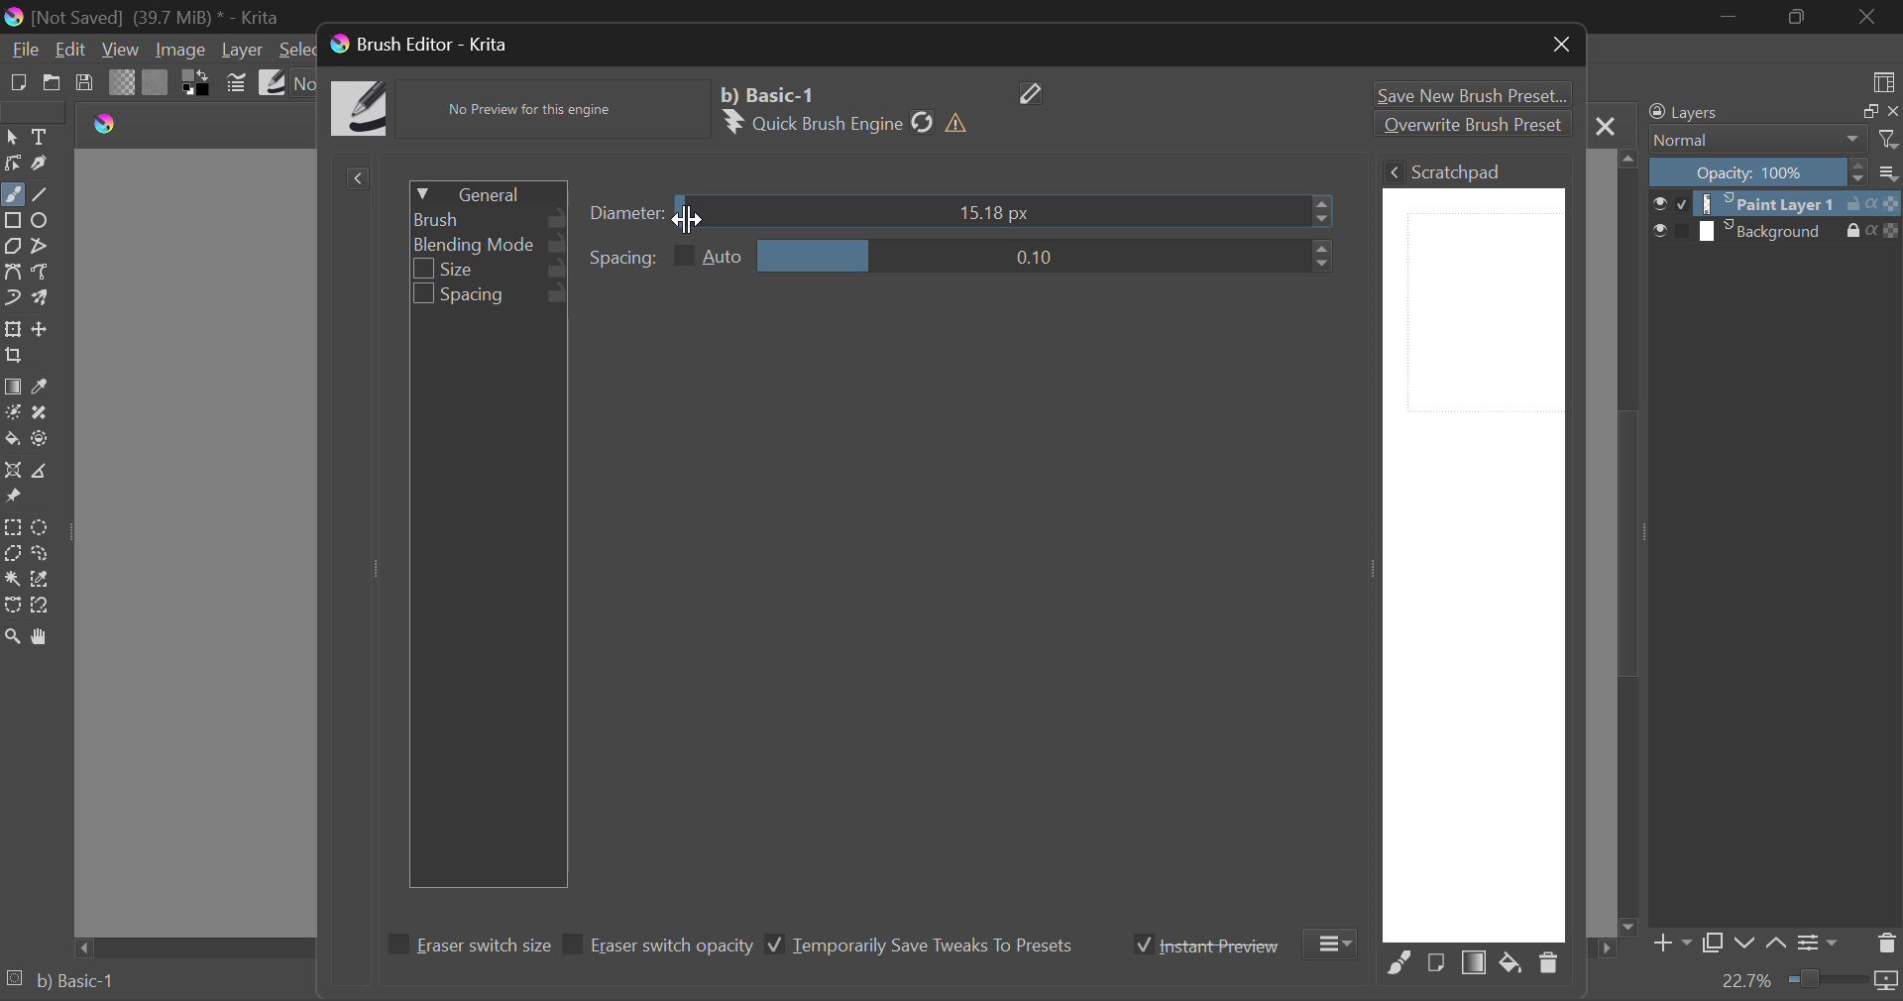 This screenshot has height=1001, width=1903. Describe the element at coordinates (12, 579) in the screenshot. I see `Continuous Selection` at that location.